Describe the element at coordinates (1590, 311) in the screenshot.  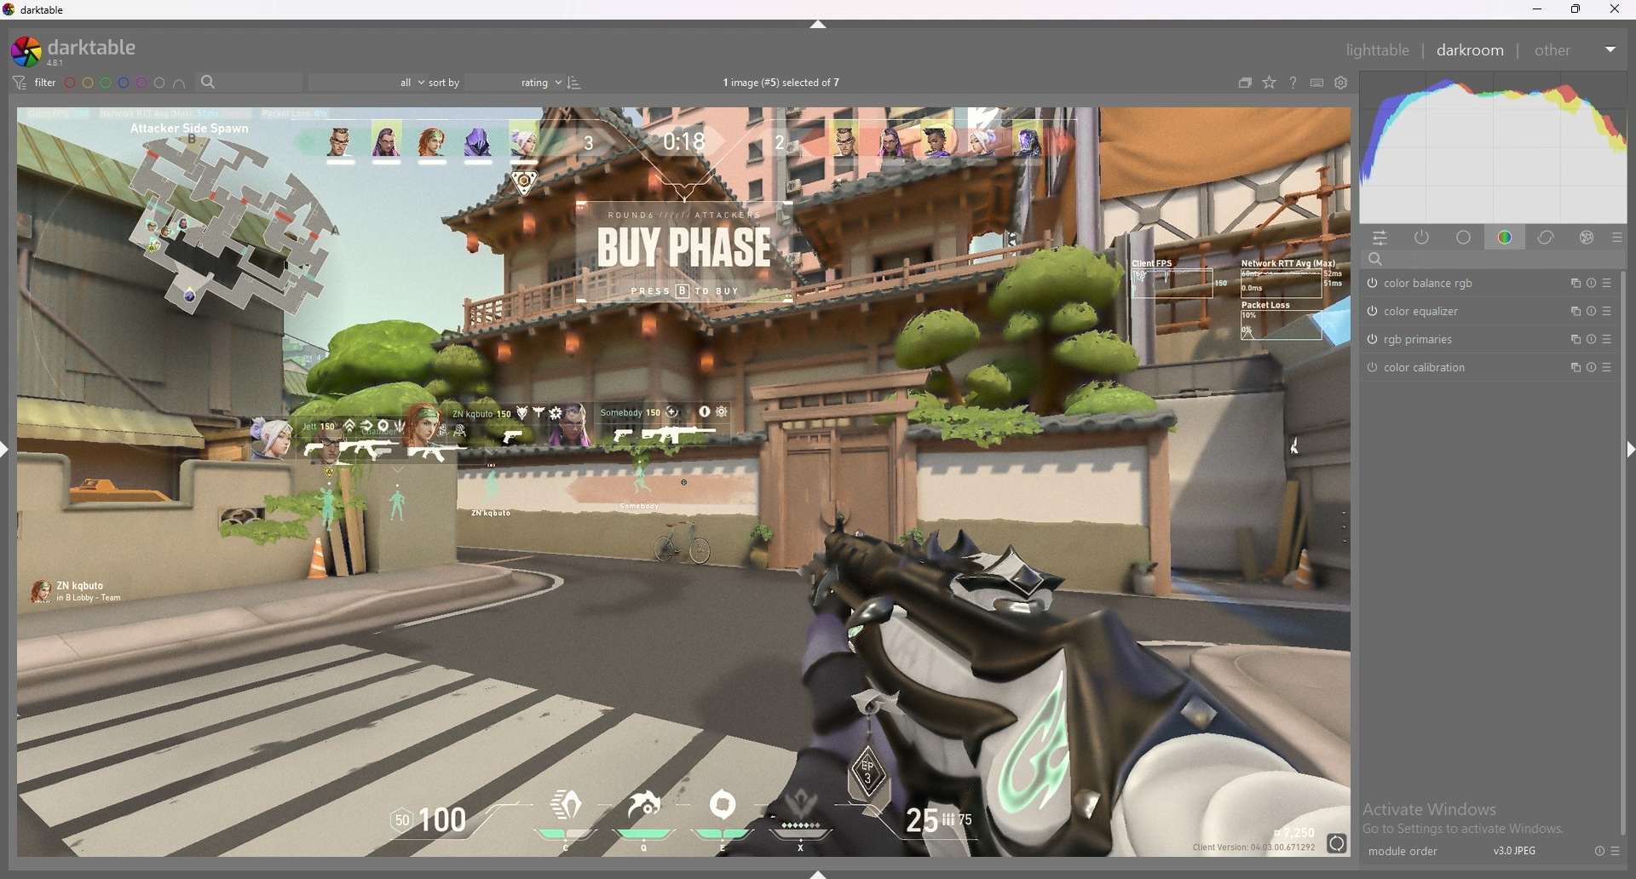
I see `reset` at that location.